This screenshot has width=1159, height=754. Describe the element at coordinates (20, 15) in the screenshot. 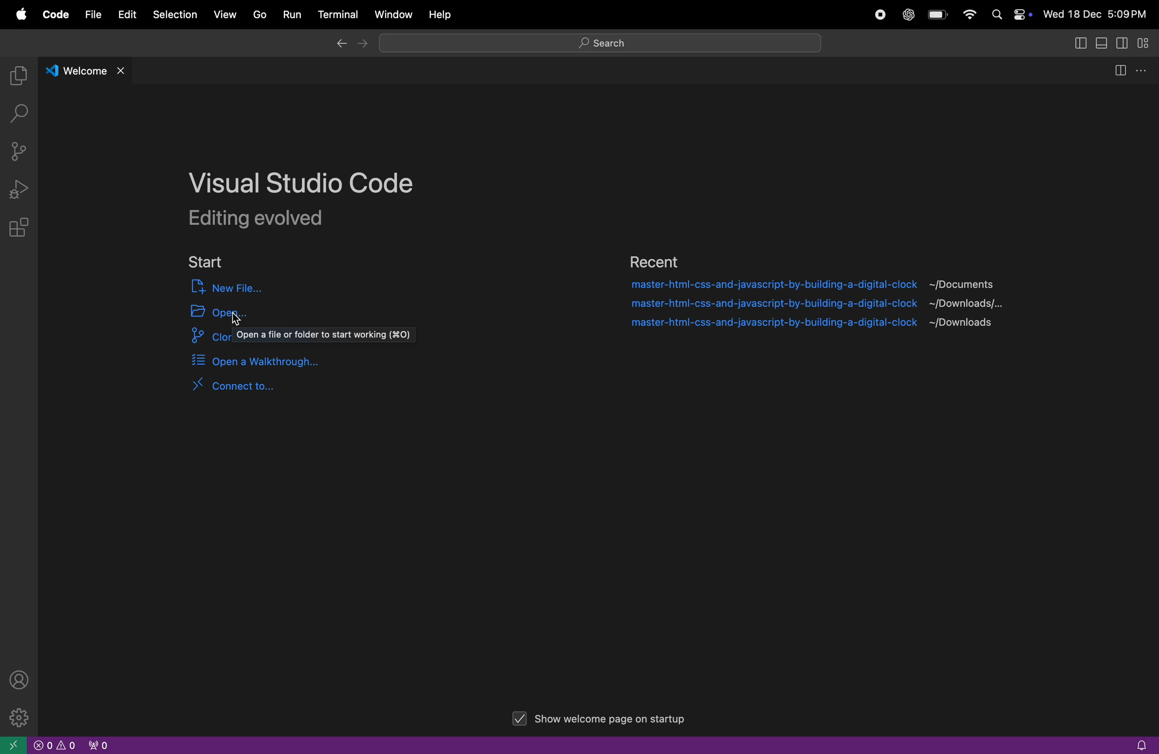

I see `apple menu` at that location.